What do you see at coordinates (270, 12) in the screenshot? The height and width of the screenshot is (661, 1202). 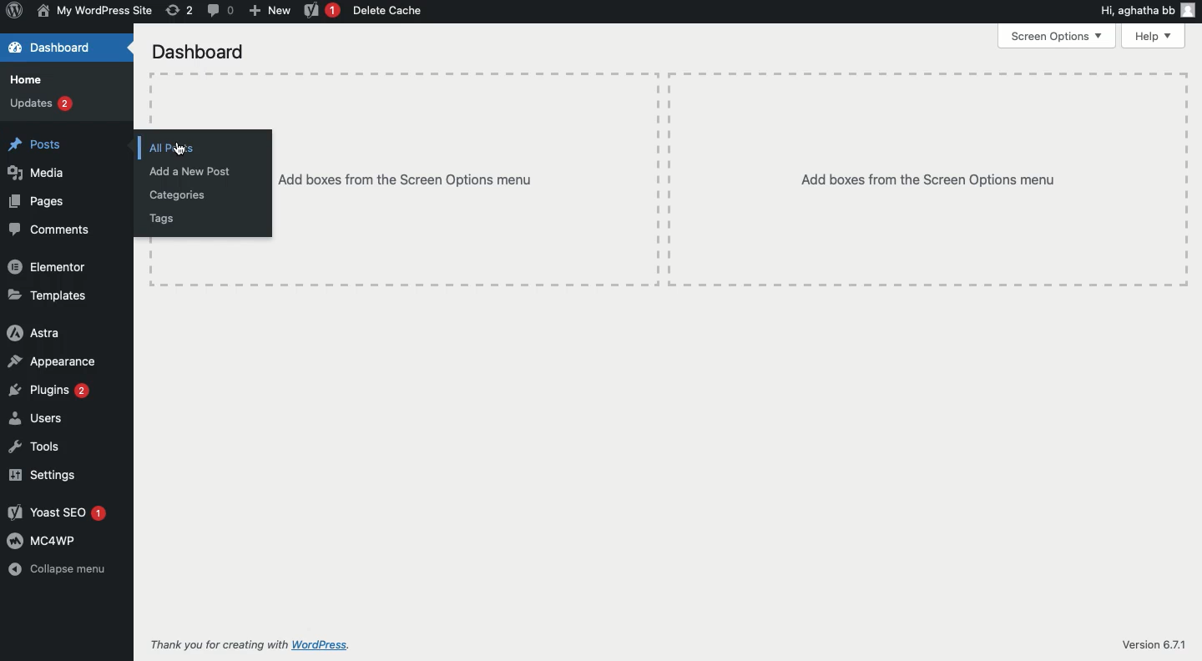 I see `New` at bounding box center [270, 12].